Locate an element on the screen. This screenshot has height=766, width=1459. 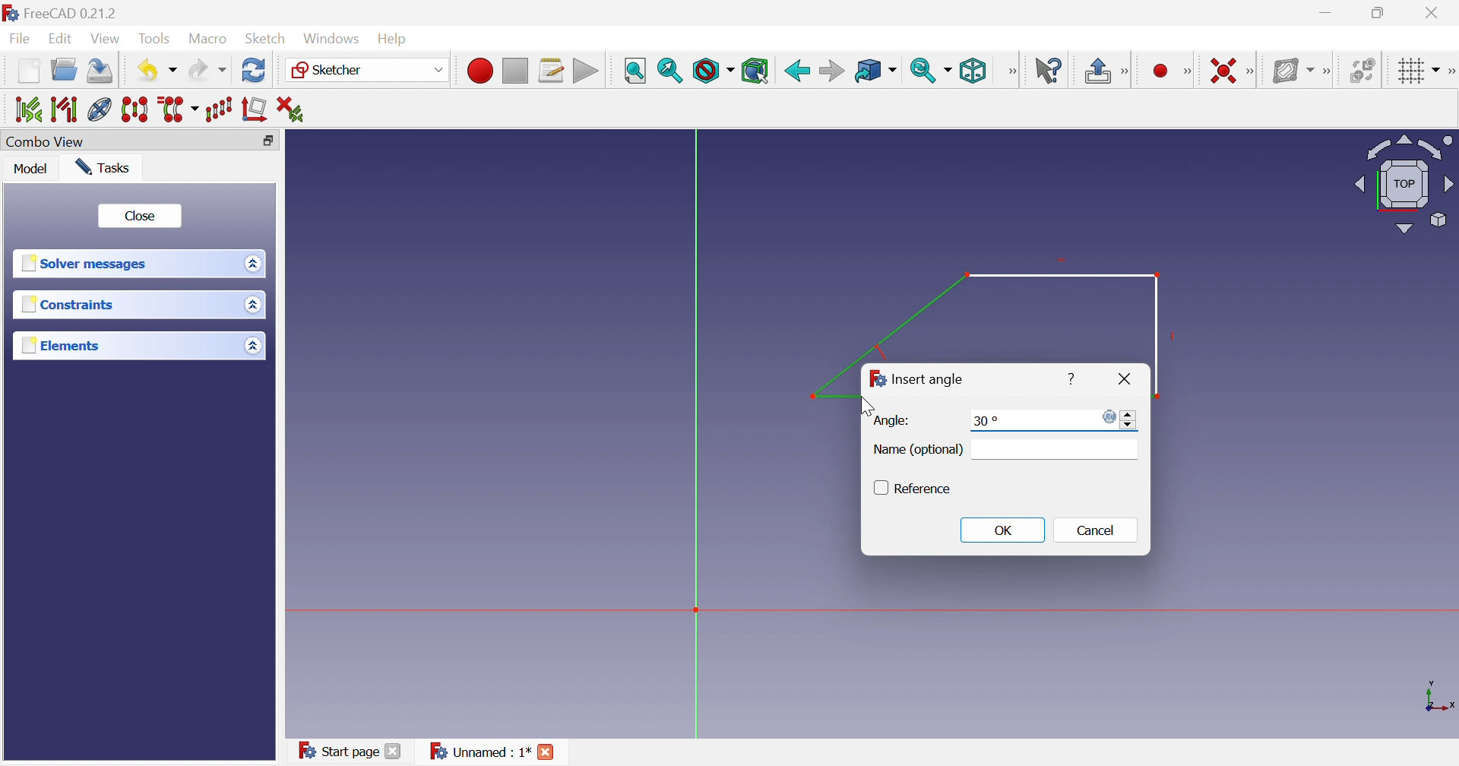
Cursor is located at coordinates (868, 404).